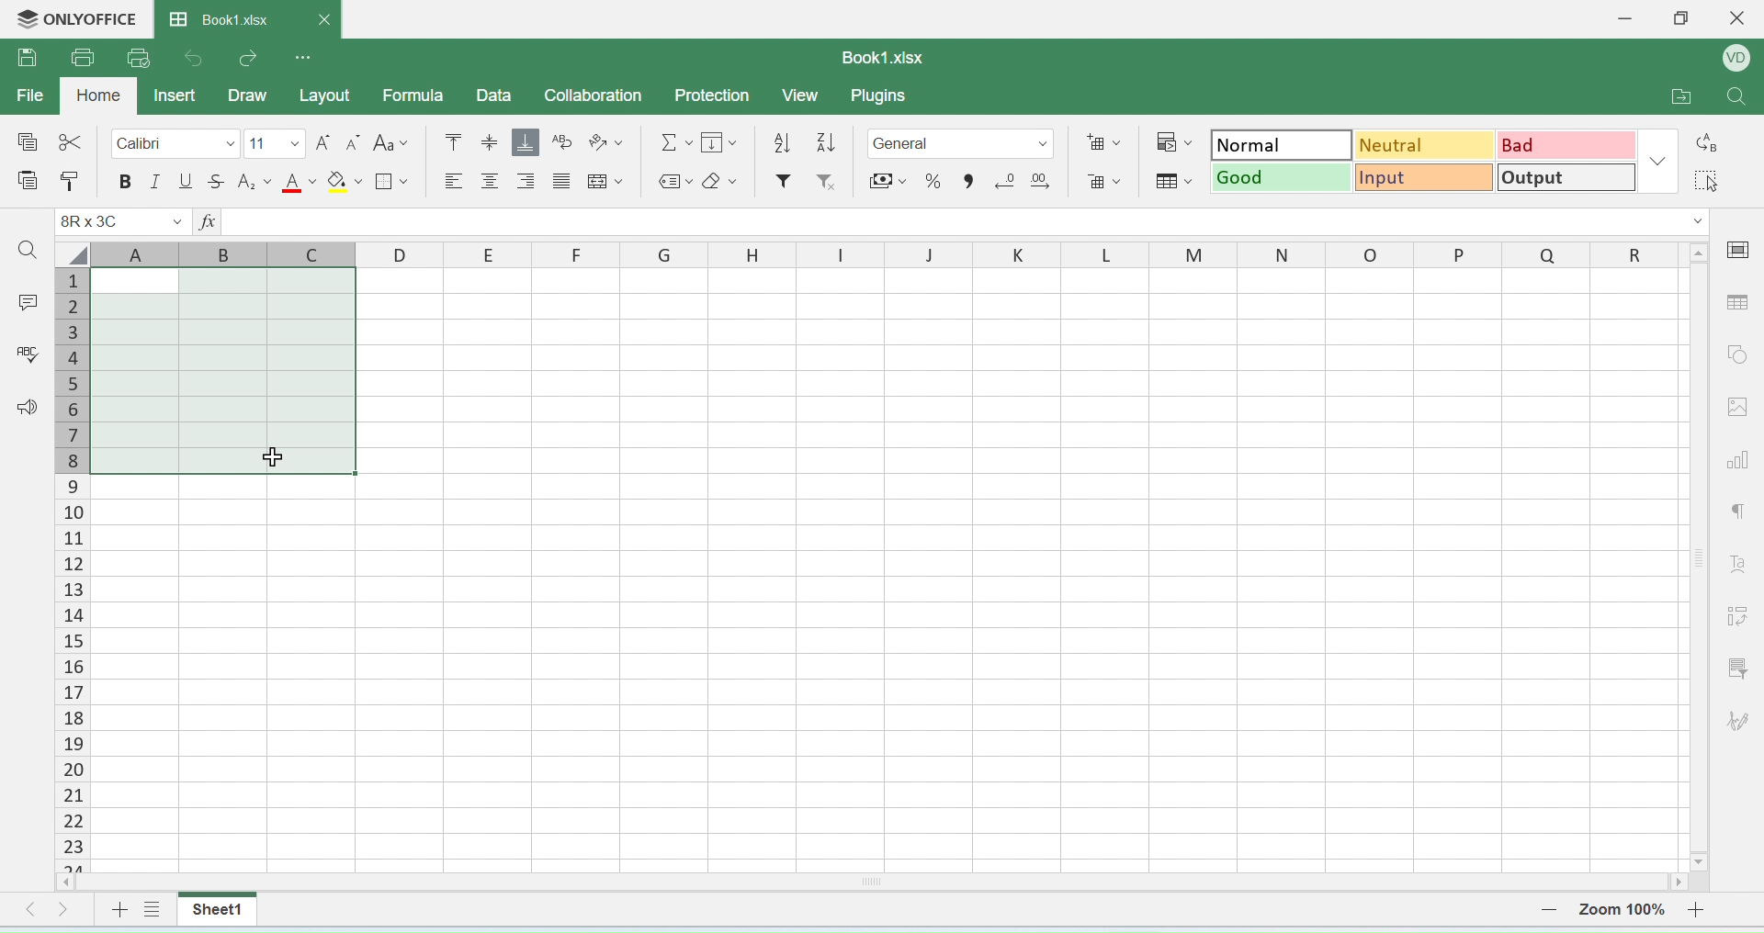 This screenshot has width=1764, height=933. What do you see at coordinates (1421, 145) in the screenshot?
I see `neutral` at bounding box center [1421, 145].